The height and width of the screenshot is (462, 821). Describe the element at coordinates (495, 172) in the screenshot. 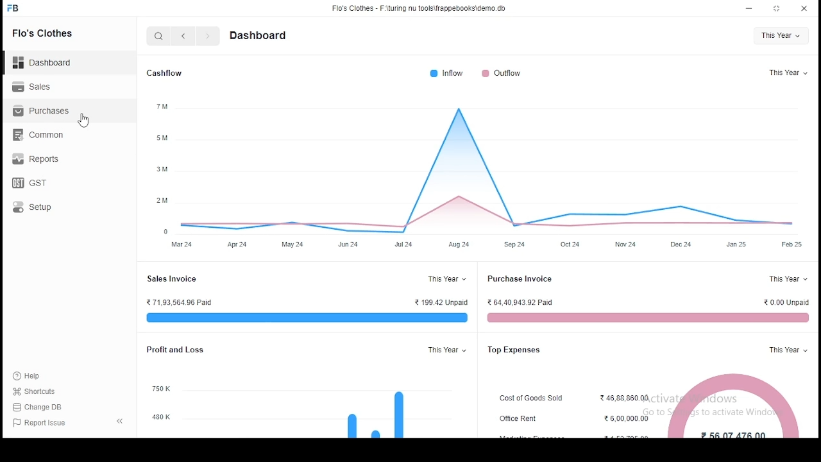

I see `graph` at that location.